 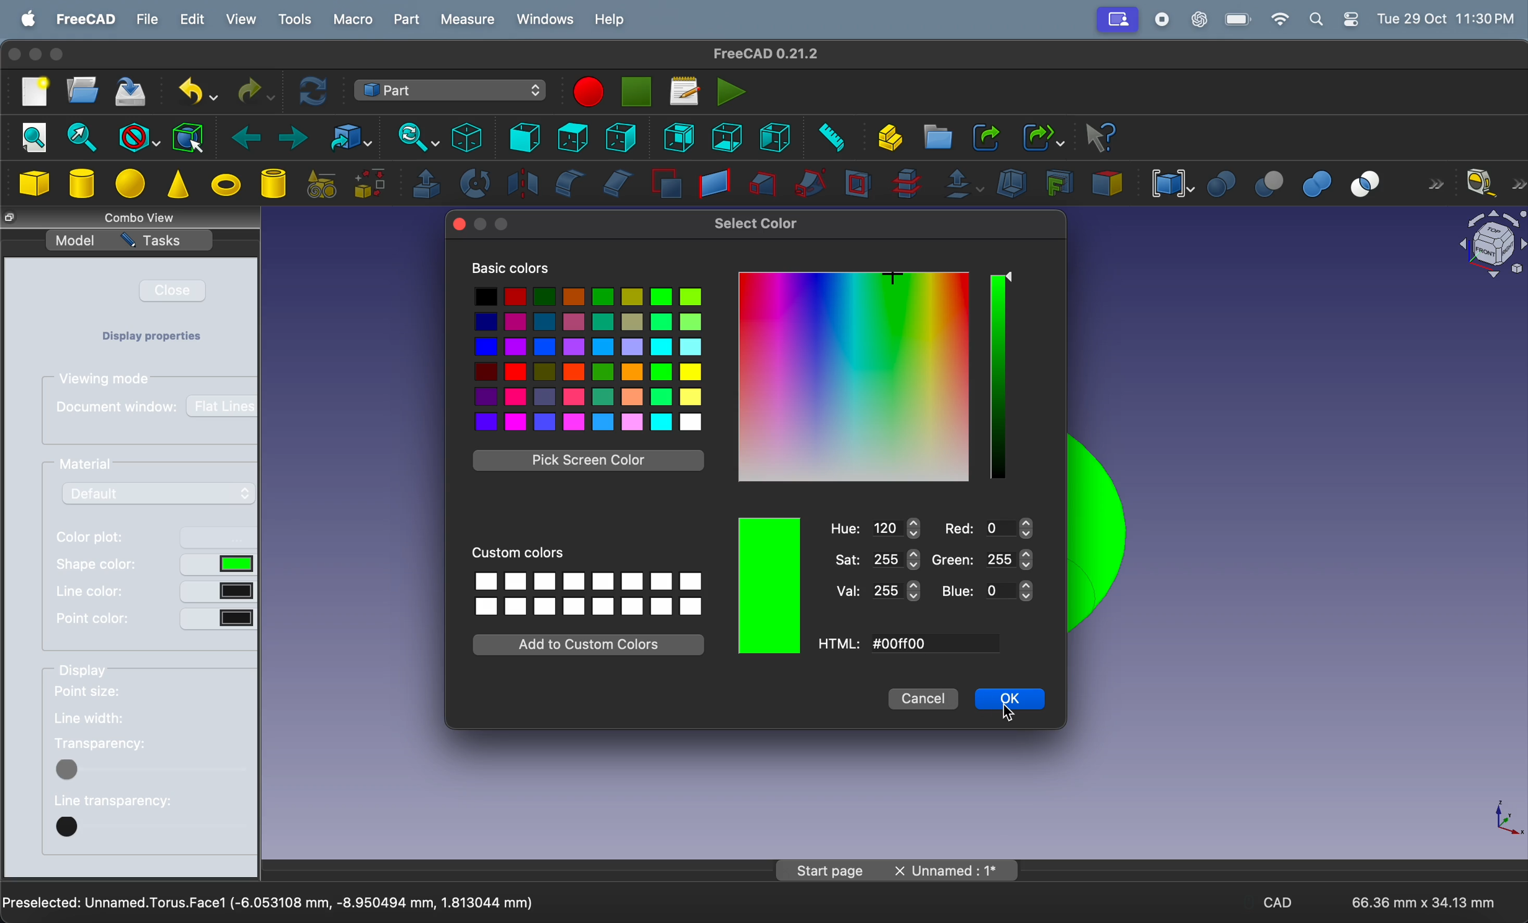 I want to click on sweep, so click(x=810, y=182).